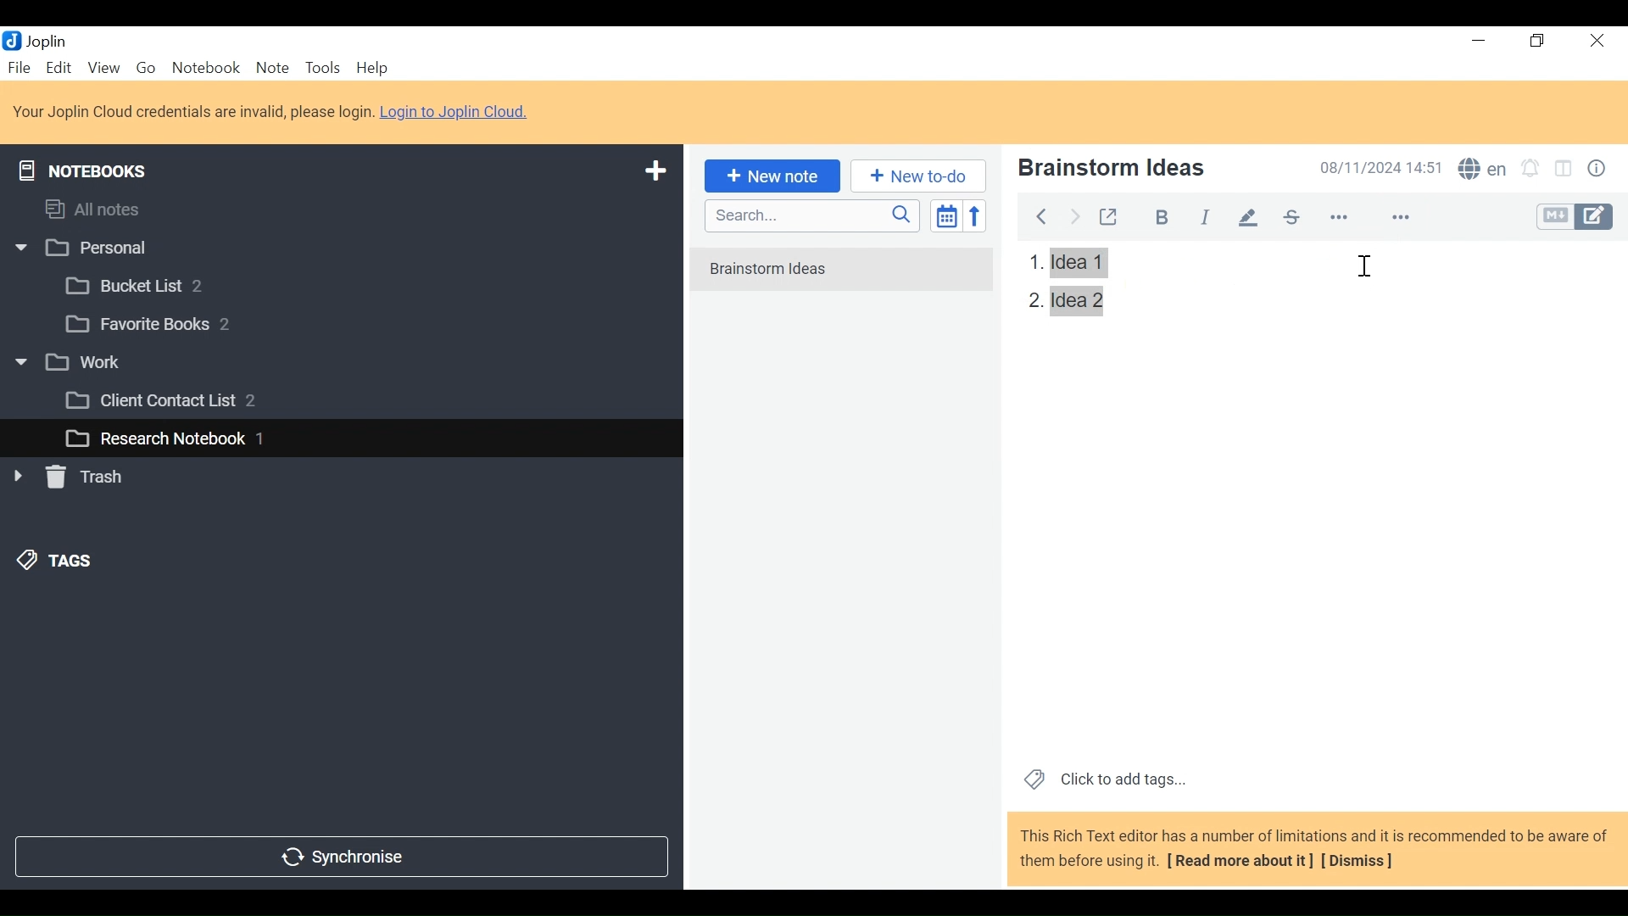 This screenshot has height=916, width=1628. What do you see at coordinates (1576, 217) in the screenshot?
I see `Toggle Editor` at bounding box center [1576, 217].